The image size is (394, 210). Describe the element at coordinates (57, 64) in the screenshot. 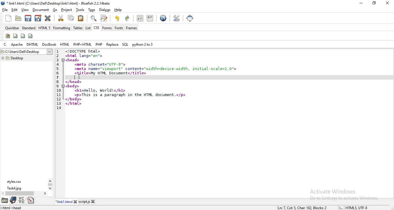

I see `4` at that location.